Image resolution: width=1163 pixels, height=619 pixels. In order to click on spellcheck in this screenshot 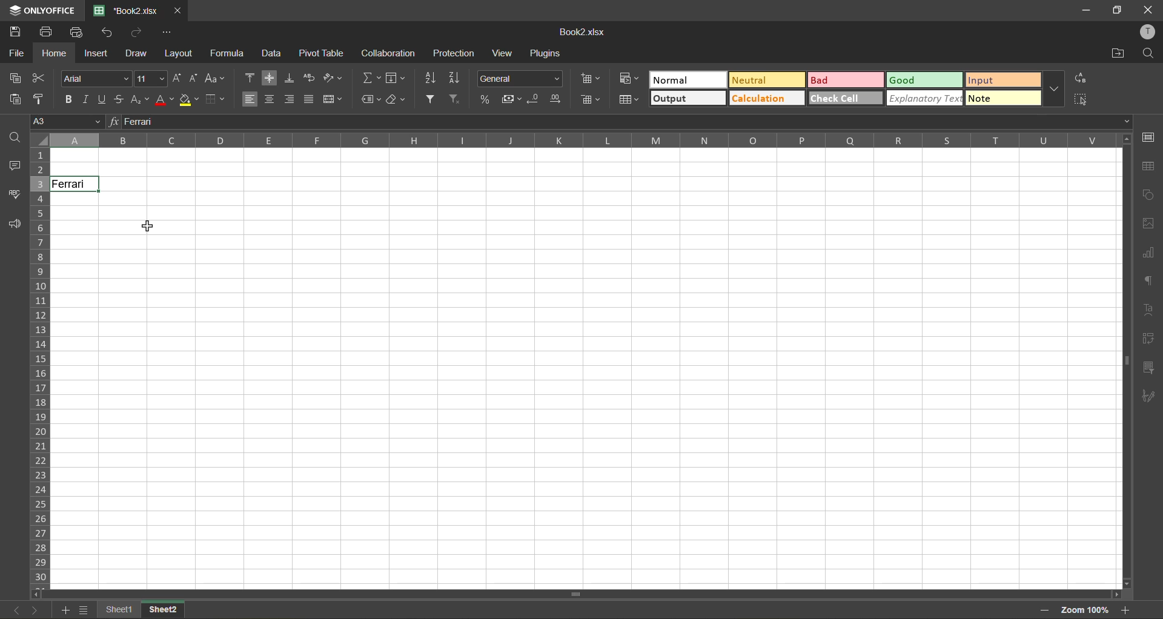, I will do `click(14, 196)`.